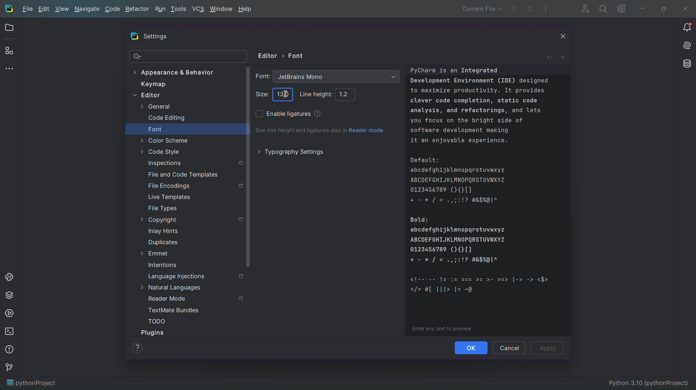 Image resolution: width=696 pixels, height=390 pixels. I want to click on Natural Languages, so click(173, 287).